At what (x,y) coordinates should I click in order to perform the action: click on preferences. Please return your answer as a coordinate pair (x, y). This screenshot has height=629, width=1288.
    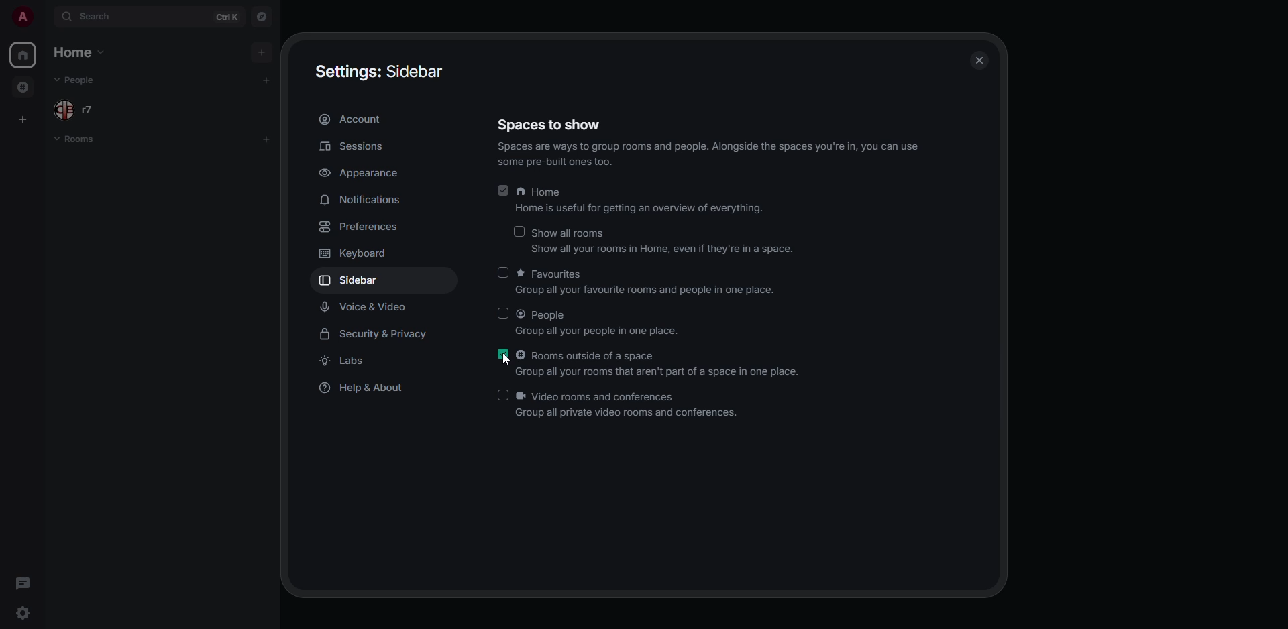
    Looking at the image, I should click on (360, 226).